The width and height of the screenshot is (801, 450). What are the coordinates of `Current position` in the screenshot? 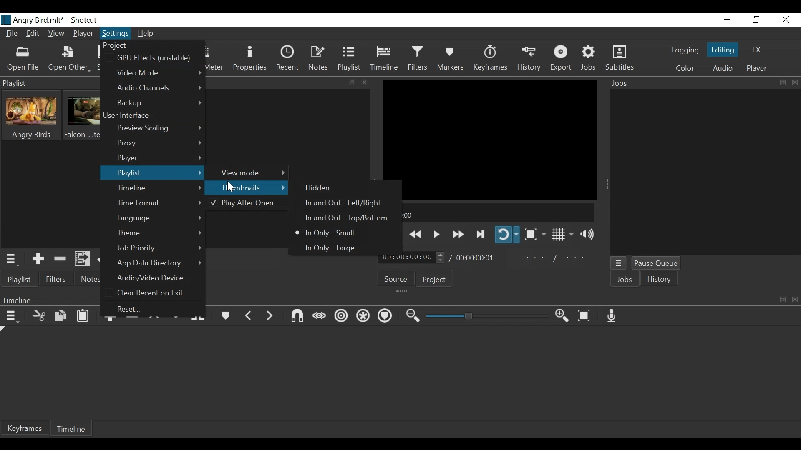 It's located at (412, 257).